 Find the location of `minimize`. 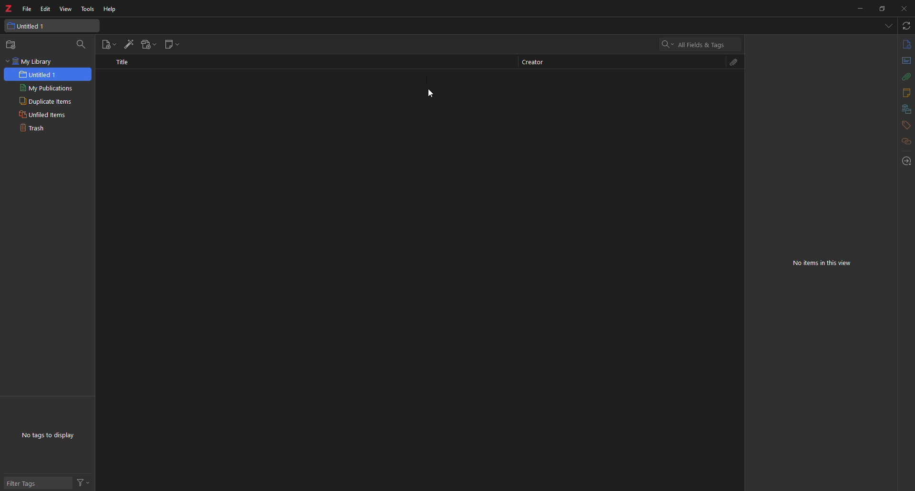

minimize is located at coordinates (857, 10).